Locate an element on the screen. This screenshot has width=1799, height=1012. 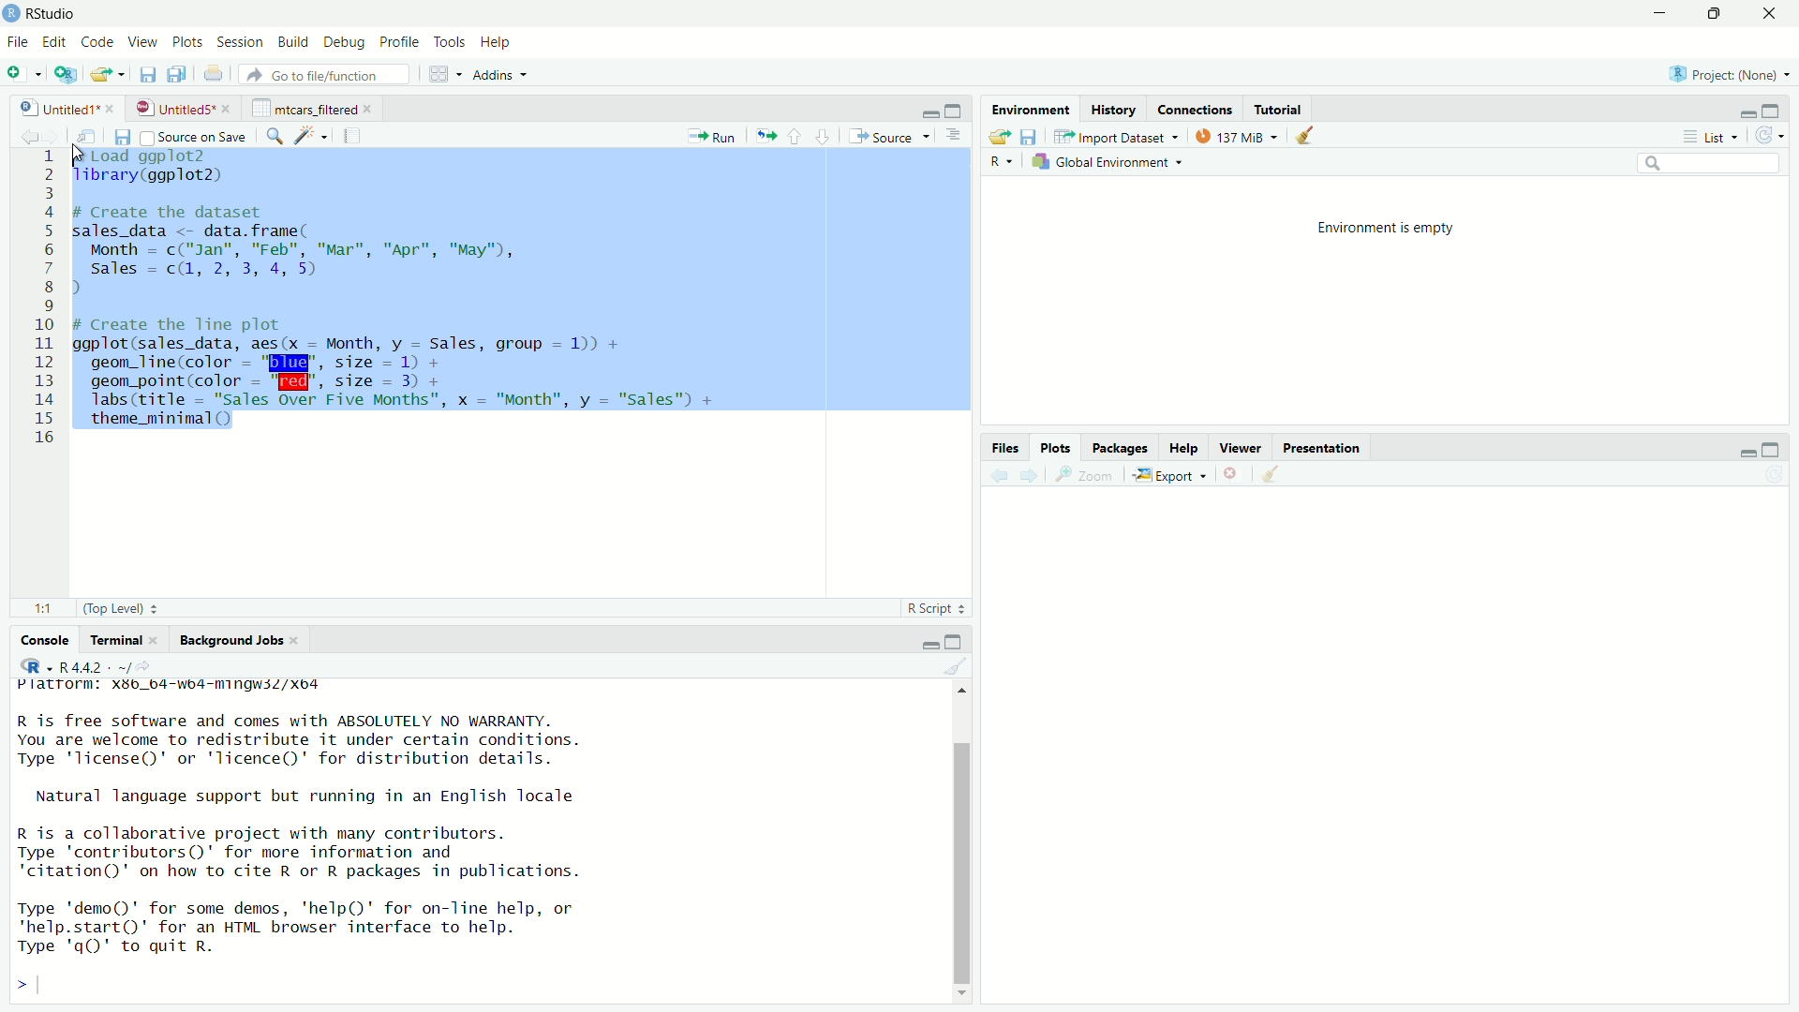
clear all plots is located at coordinates (1305, 135).